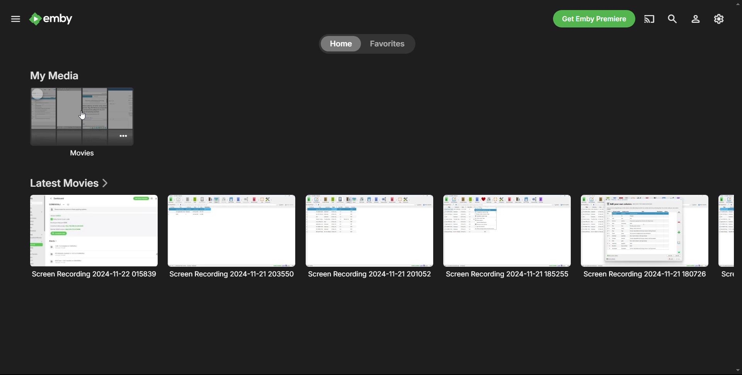  Describe the element at coordinates (81, 123) in the screenshot. I see `movies ` at that location.